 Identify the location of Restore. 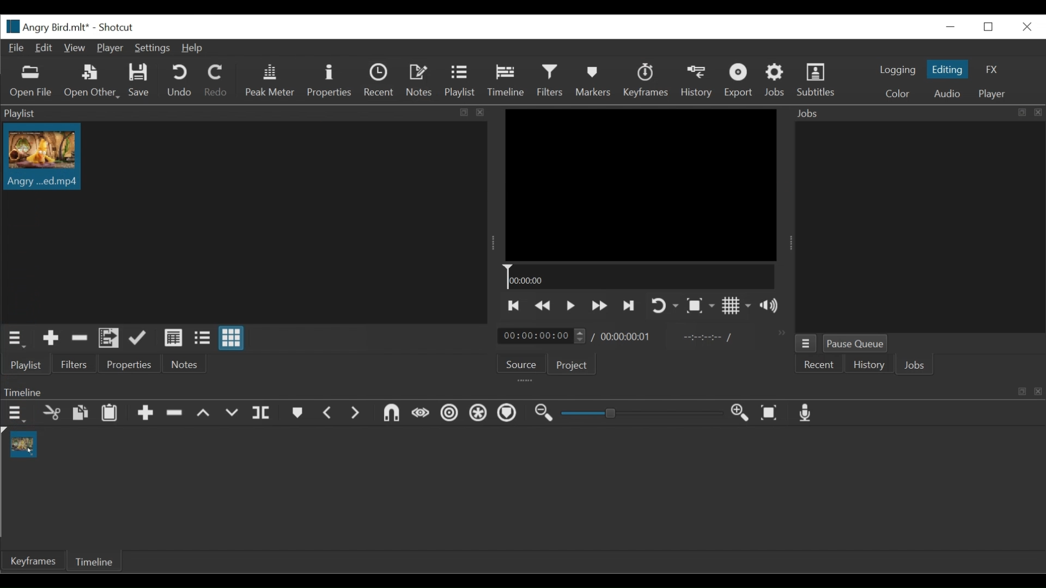
(989, 27).